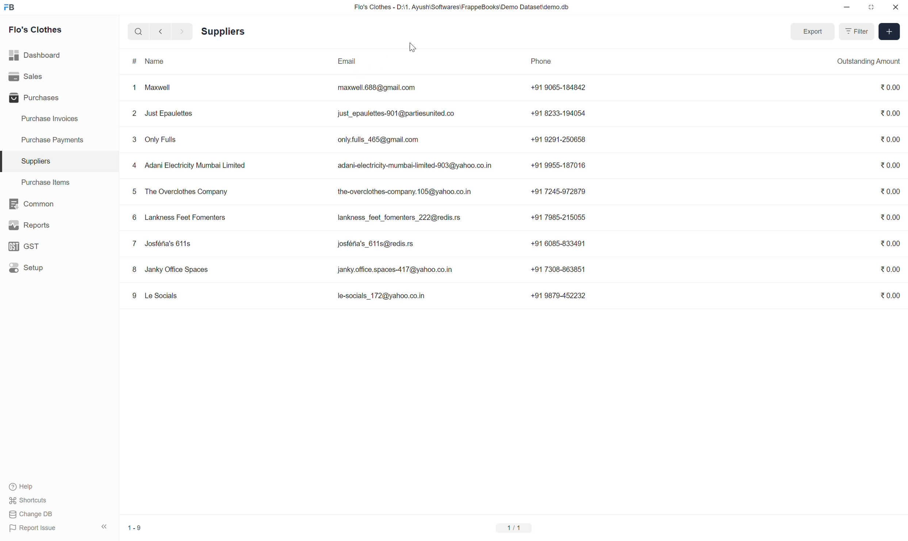 The height and width of the screenshot is (541, 908). What do you see at coordinates (890, 113) in the screenshot?
I see `0.00` at bounding box center [890, 113].